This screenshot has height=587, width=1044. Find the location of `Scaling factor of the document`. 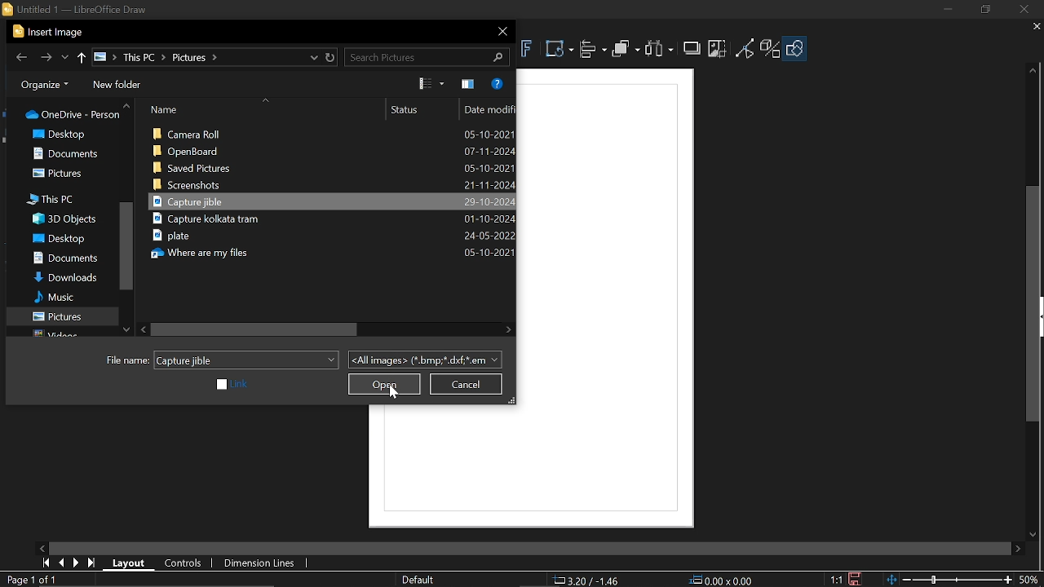

Scaling factor of the document is located at coordinates (838, 580).